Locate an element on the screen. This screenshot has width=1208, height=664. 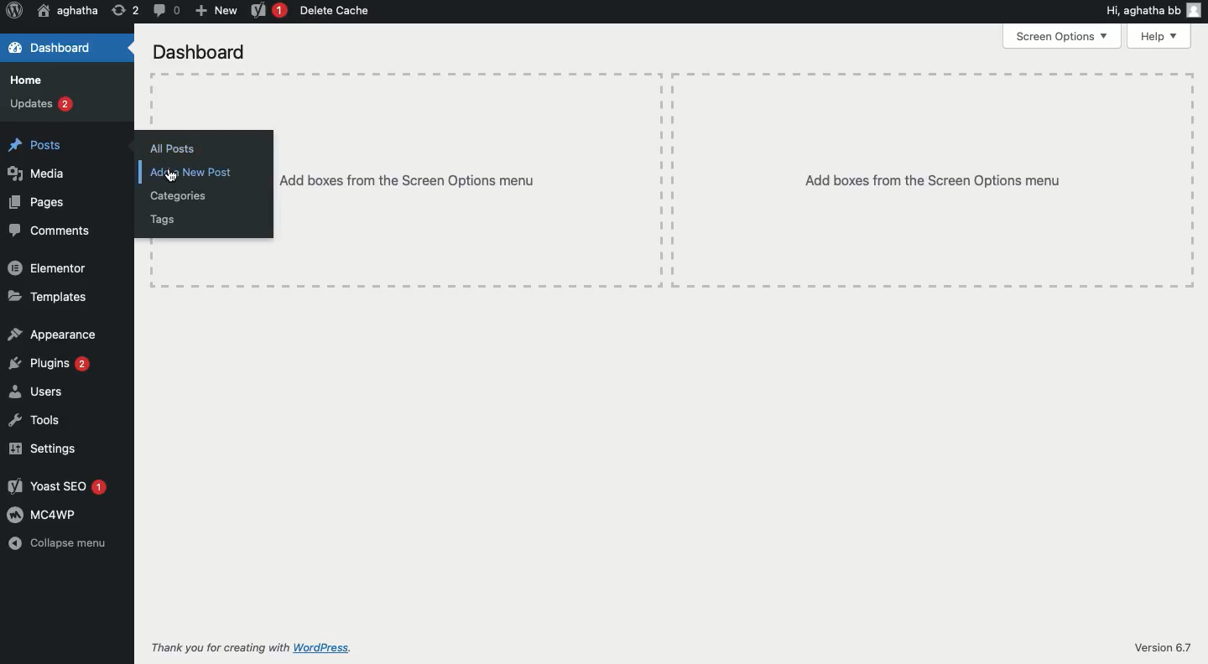
Delete Cache is located at coordinates (335, 12).